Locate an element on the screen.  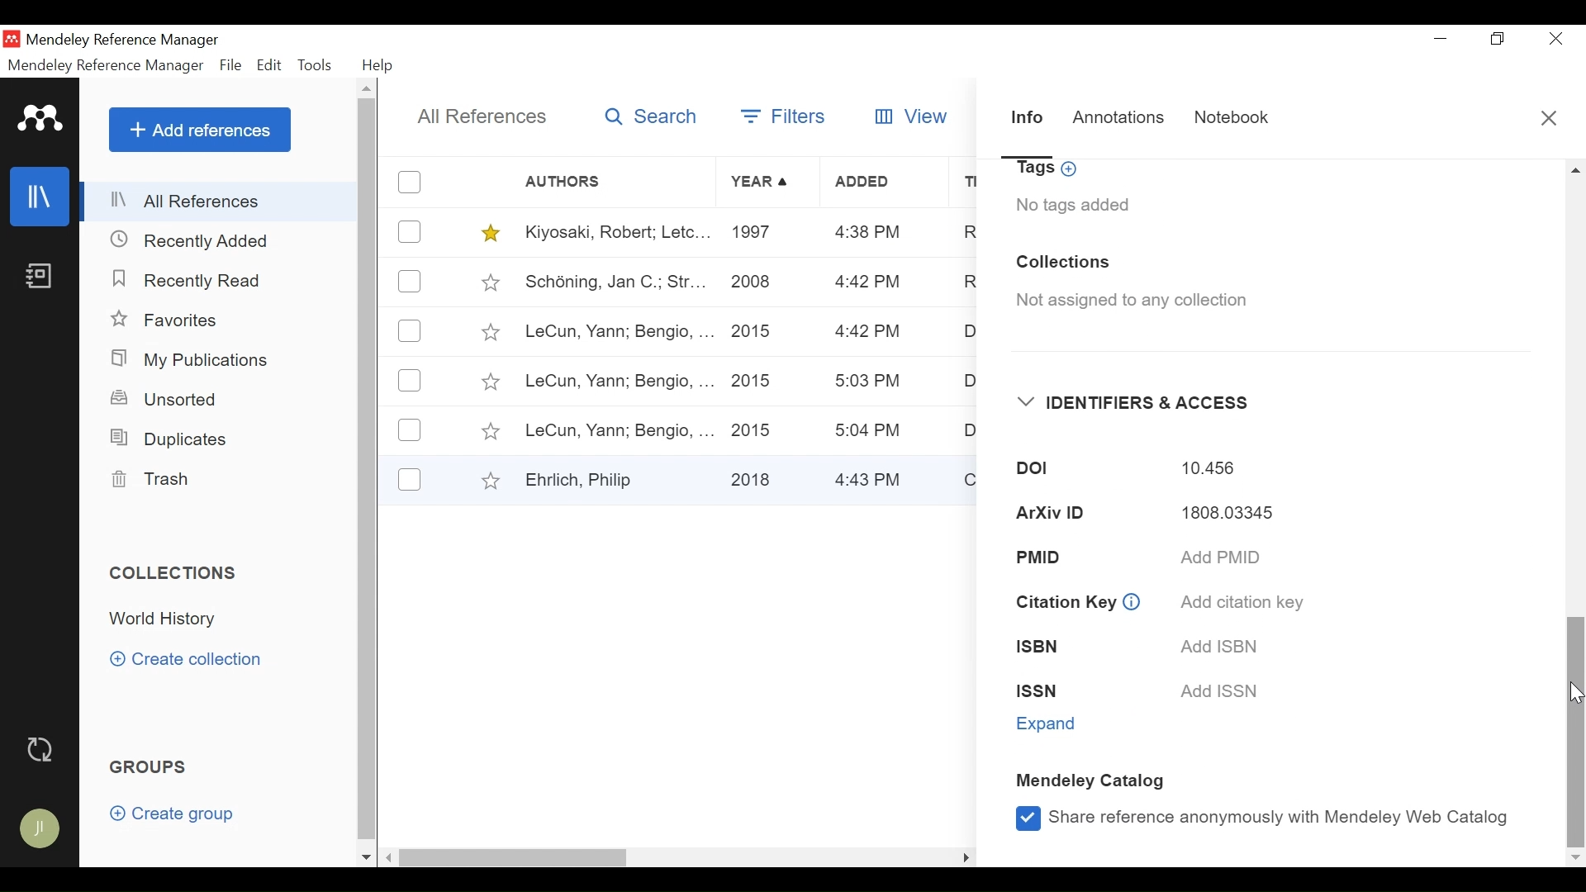
My Publications is located at coordinates (189, 360).